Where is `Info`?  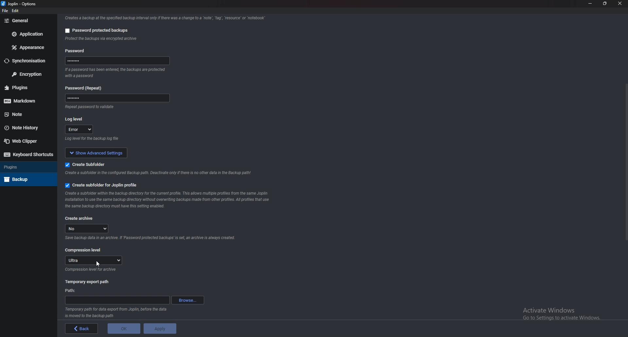 Info is located at coordinates (117, 313).